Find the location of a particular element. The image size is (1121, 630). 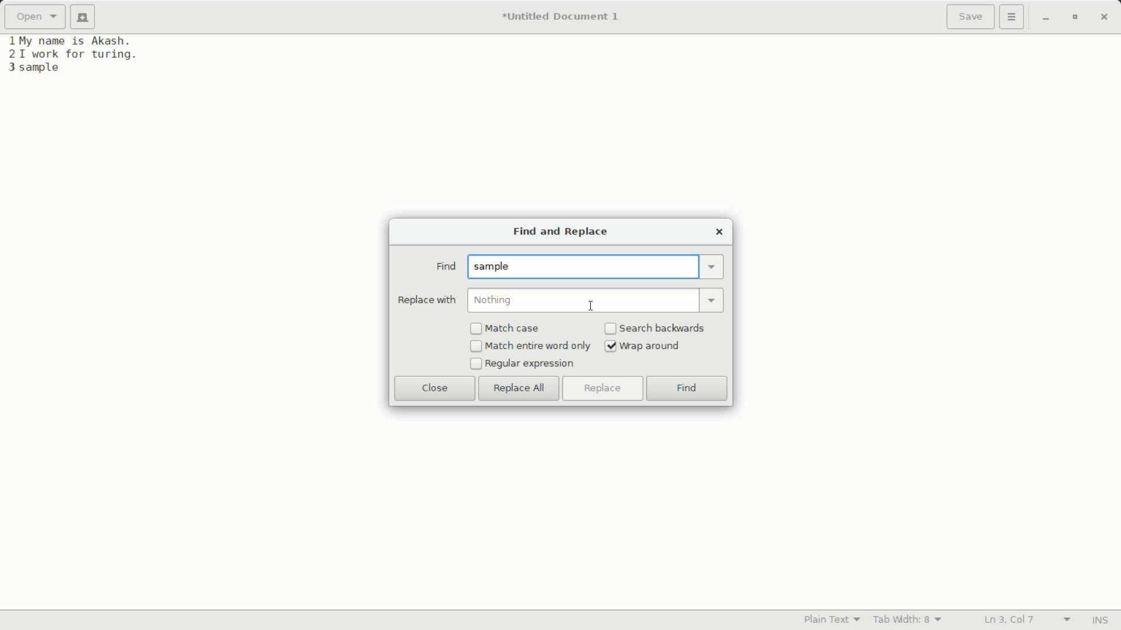

Checked checkbox is located at coordinates (611, 346).